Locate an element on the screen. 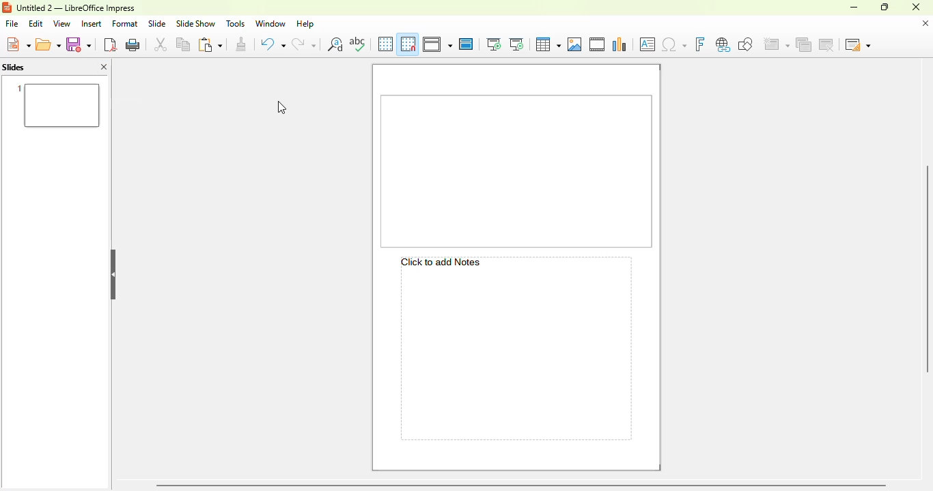  save is located at coordinates (79, 44).